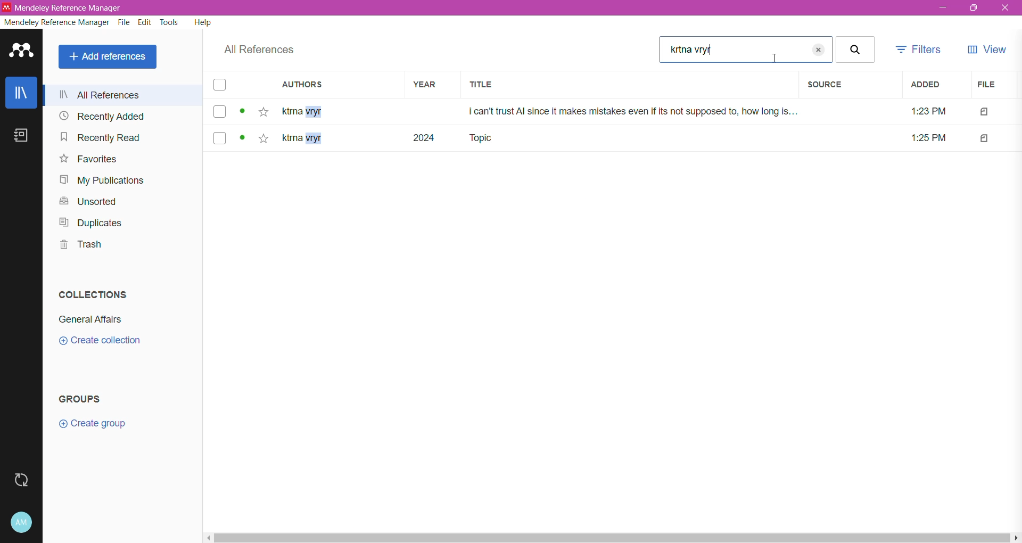 The width and height of the screenshot is (1022, 543). I want to click on Recently Added, so click(102, 117).